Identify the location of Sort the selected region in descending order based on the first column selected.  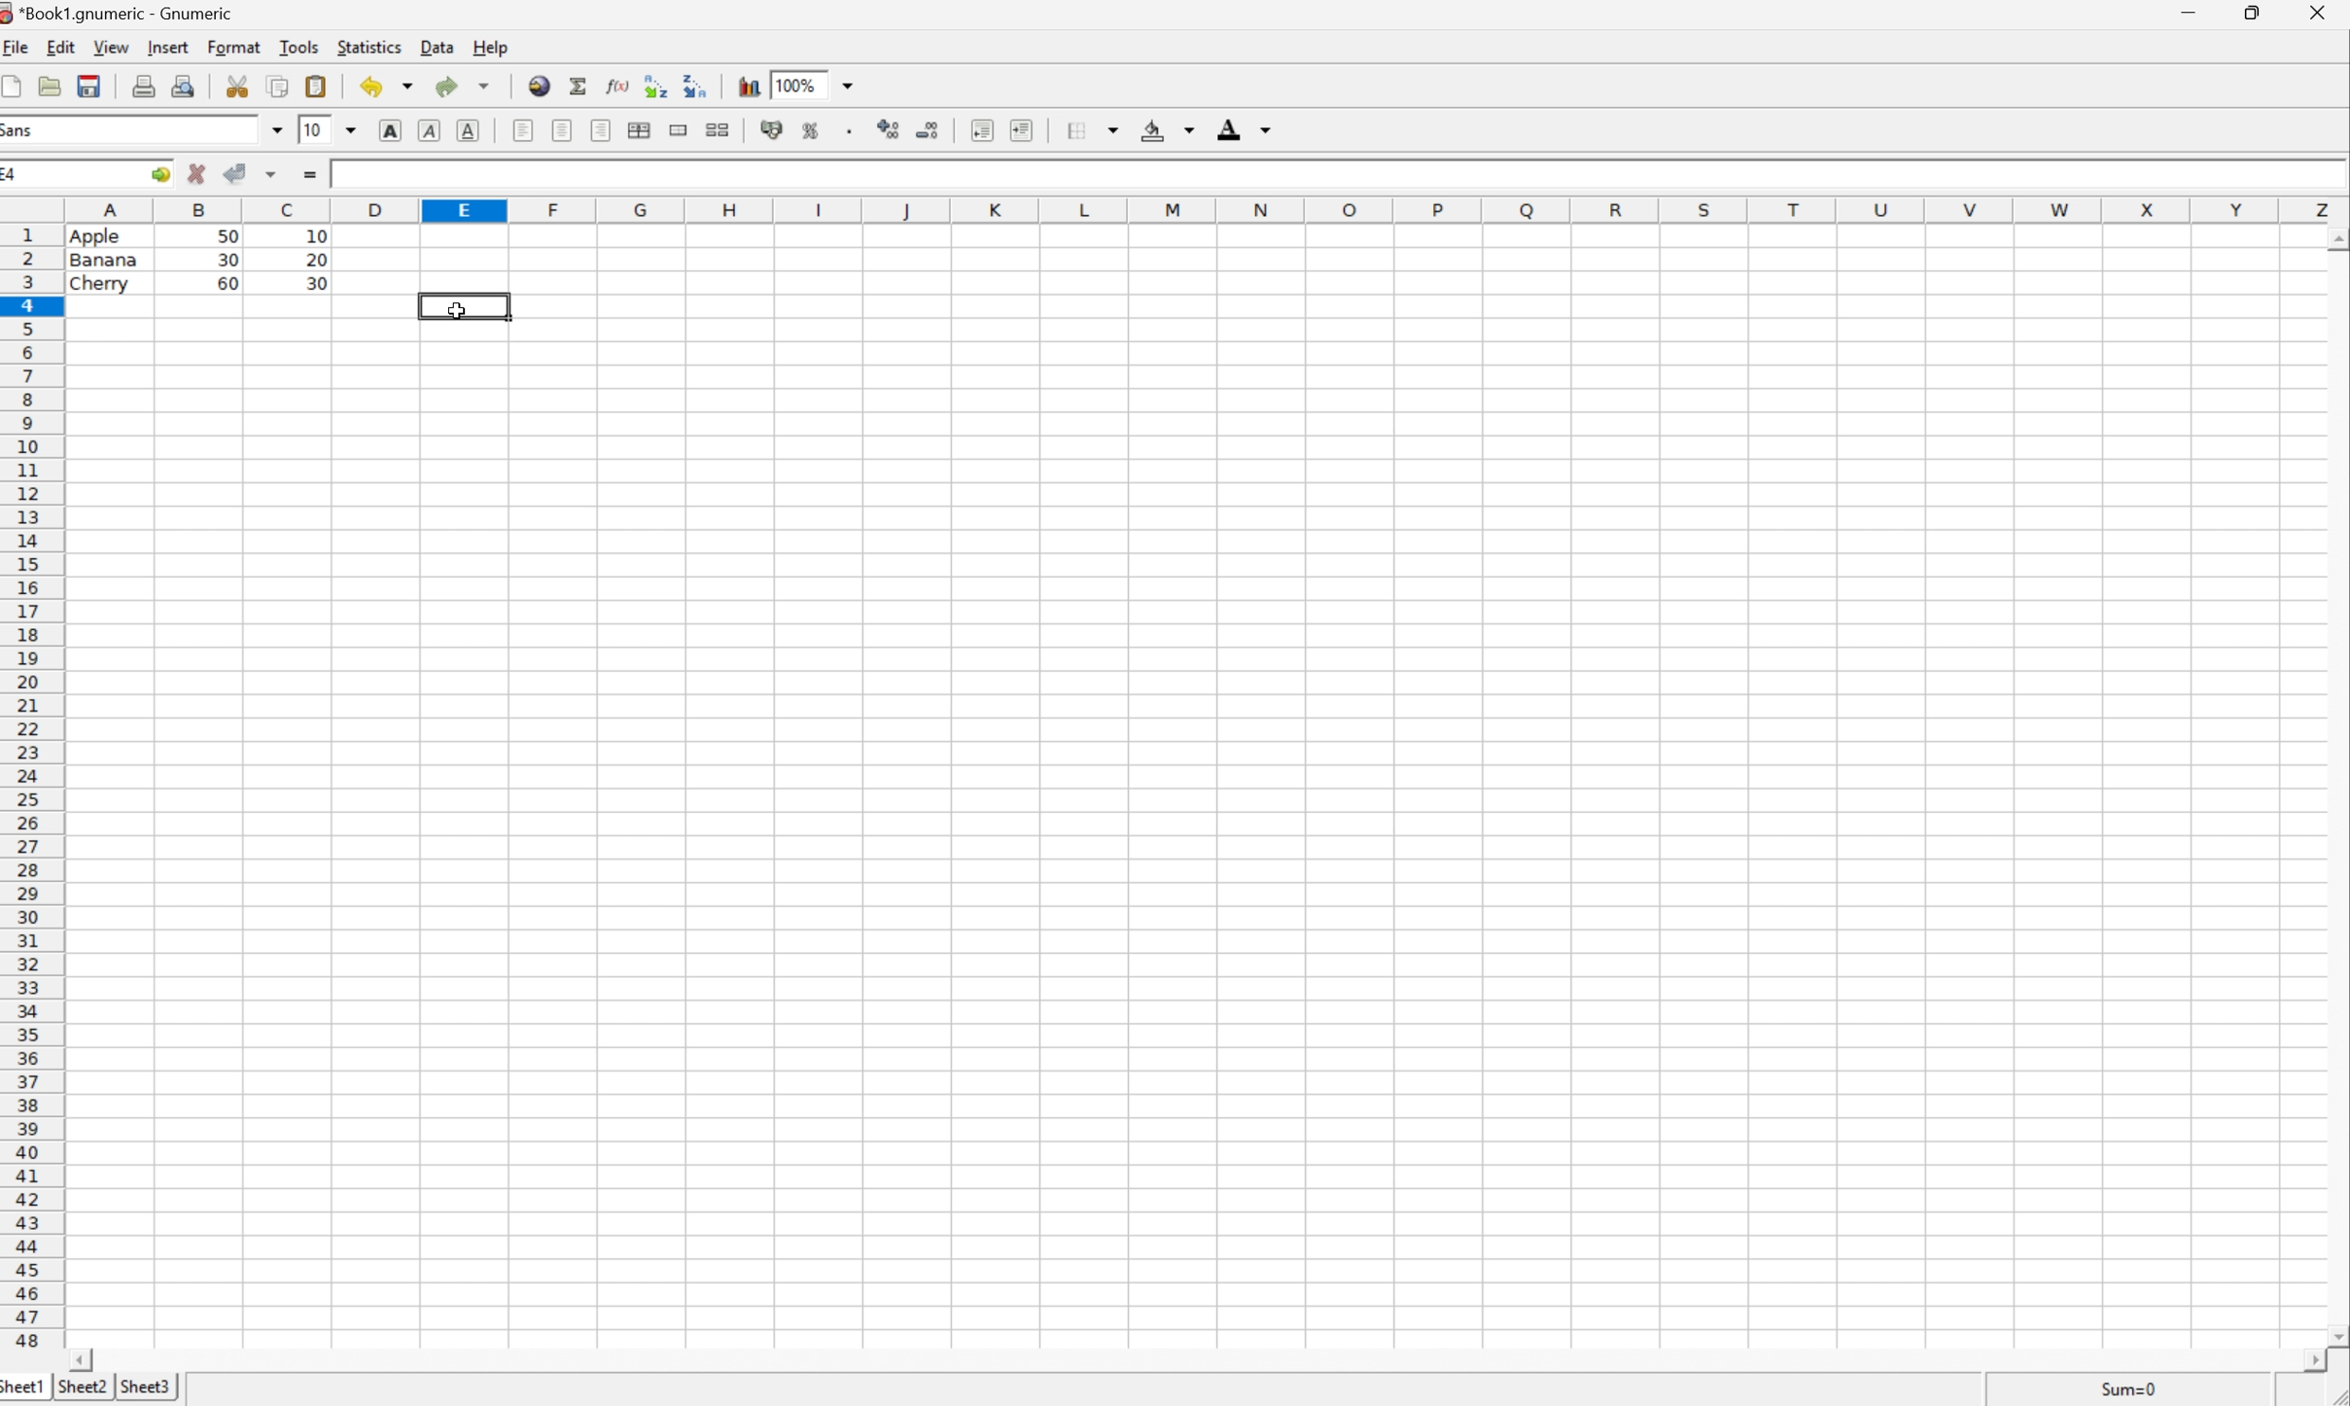
(696, 86).